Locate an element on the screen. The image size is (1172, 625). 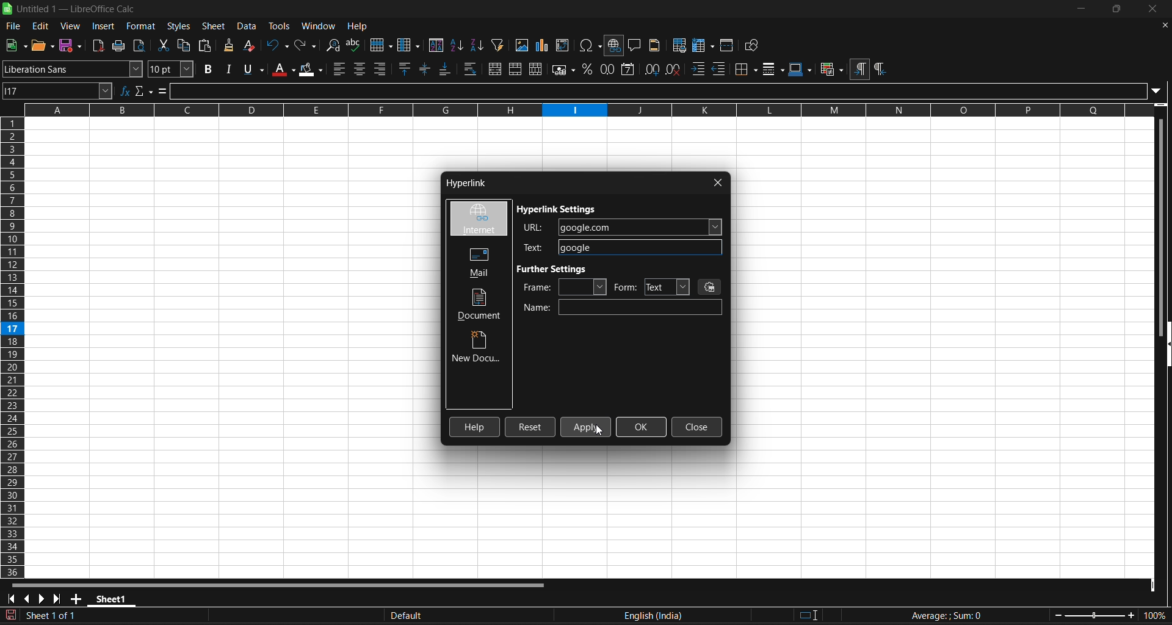
bold is located at coordinates (208, 69).